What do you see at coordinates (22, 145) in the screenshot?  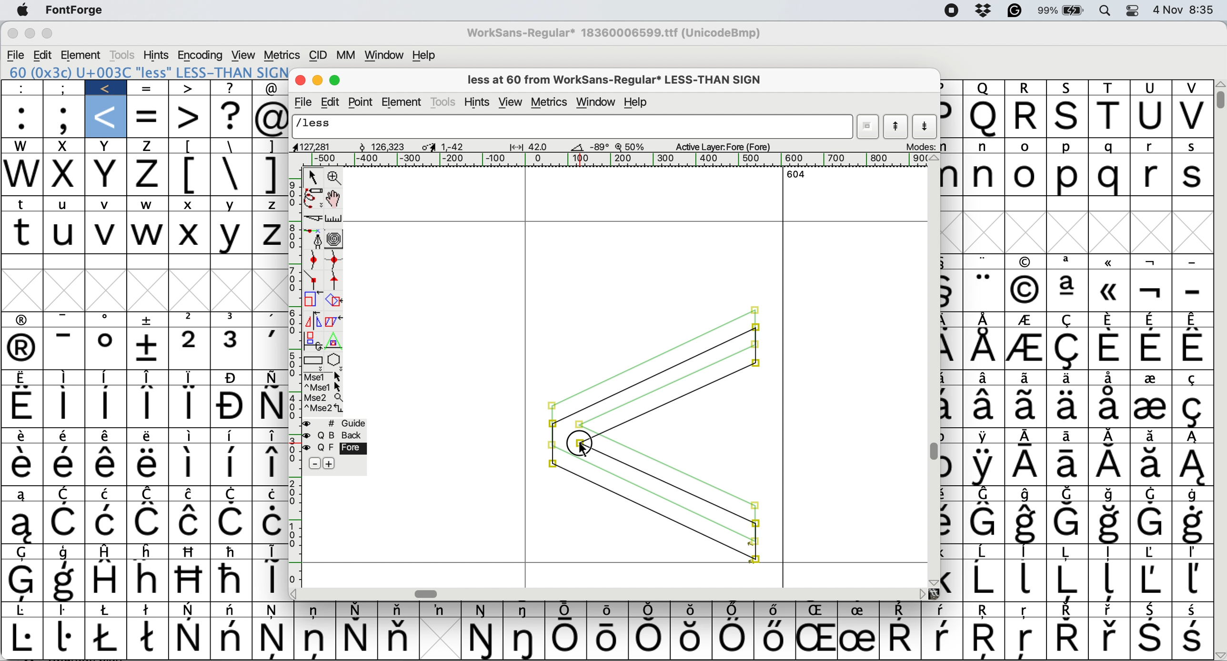 I see `w` at bounding box center [22, 145].